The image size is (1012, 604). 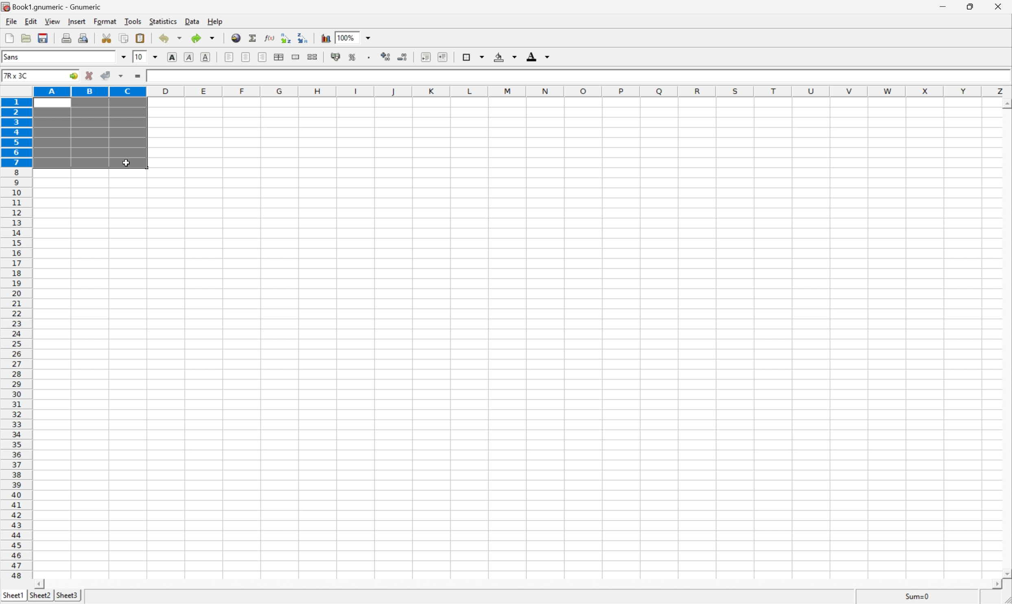 I want to click on underline, so click(x=206, y=56).